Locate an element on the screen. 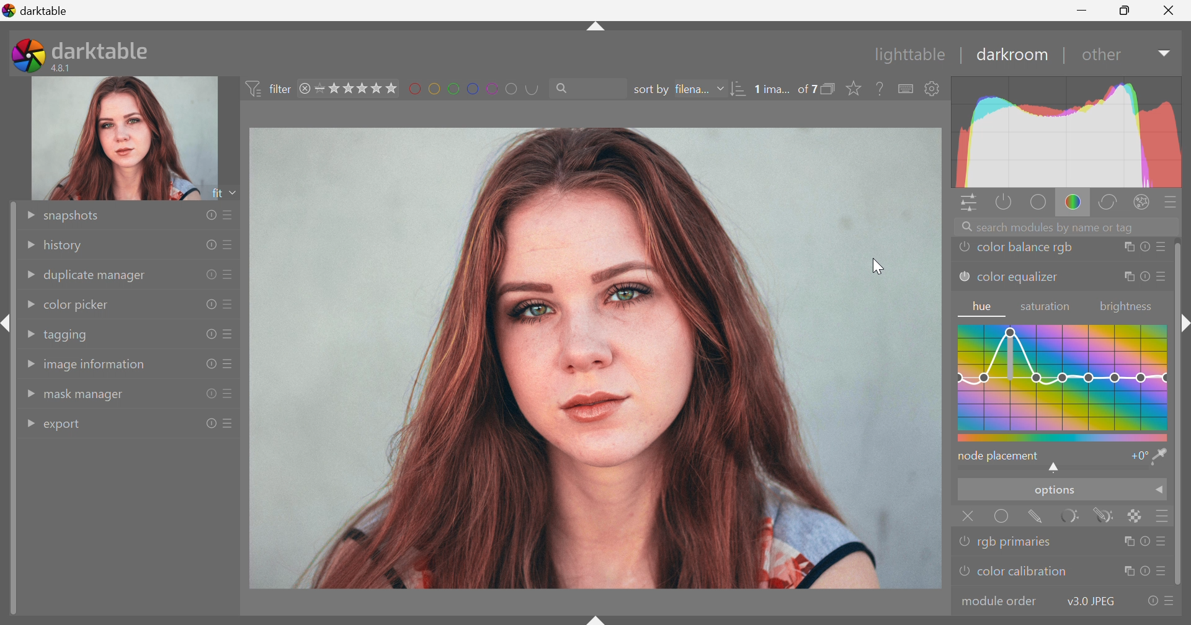 The image size is (1191, 625). show global preference is located at coordinates (932, 89).